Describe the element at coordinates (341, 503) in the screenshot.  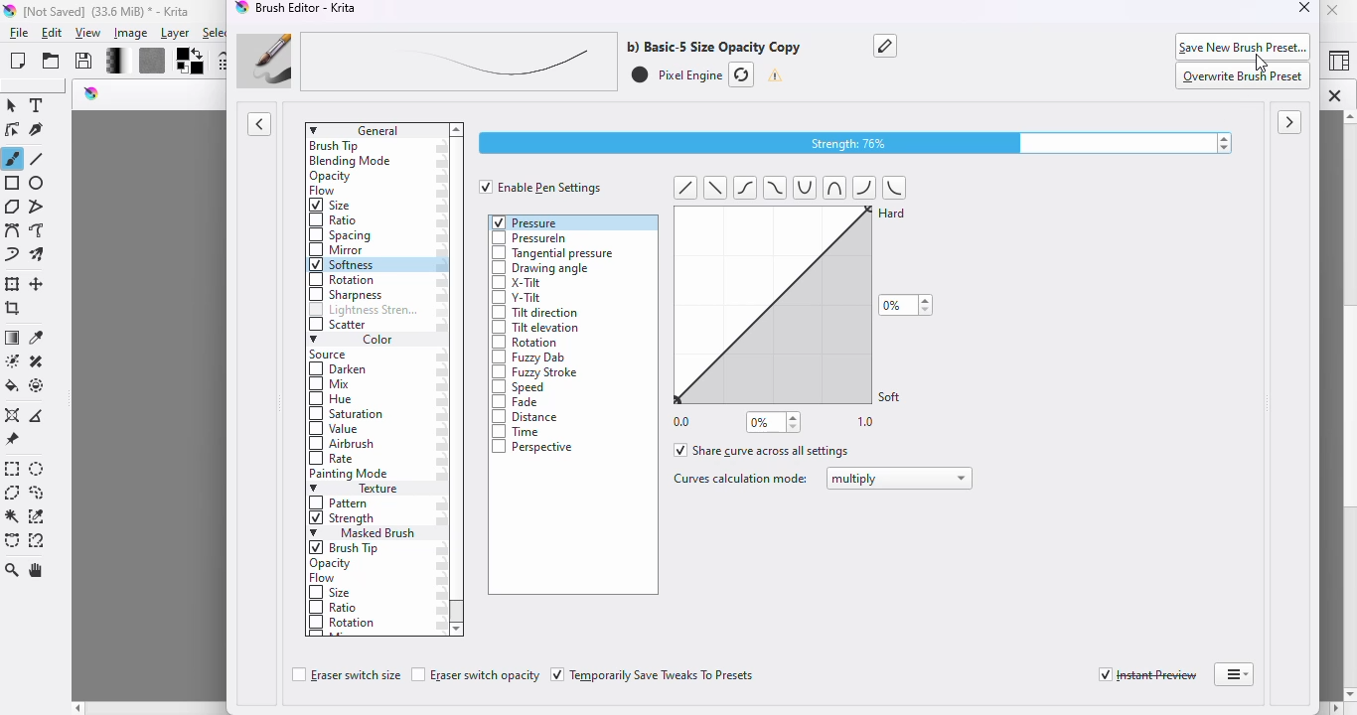
I see `pattern` at that location.